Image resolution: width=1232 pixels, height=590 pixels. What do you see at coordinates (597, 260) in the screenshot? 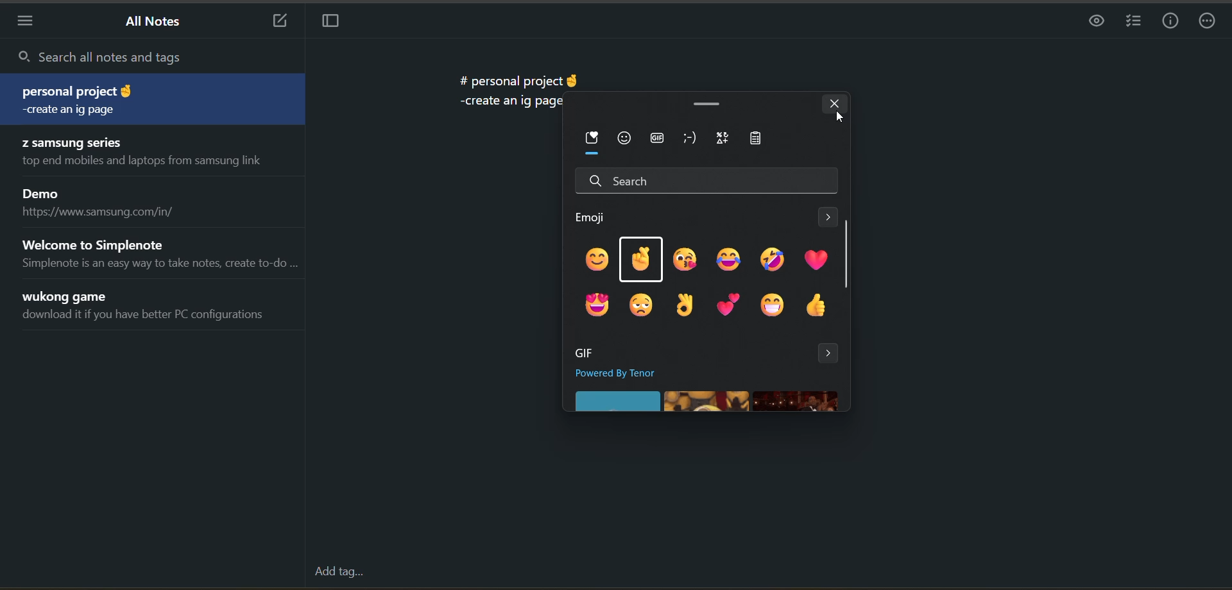
I see `emoji 1` at bounding box center [597, 260].